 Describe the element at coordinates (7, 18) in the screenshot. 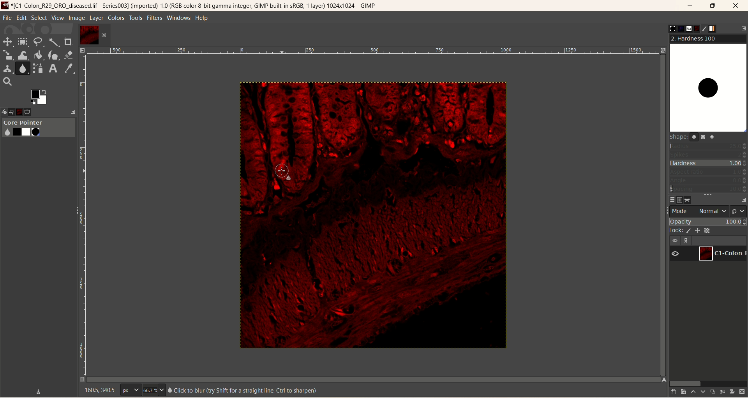

I see `file` at that location.